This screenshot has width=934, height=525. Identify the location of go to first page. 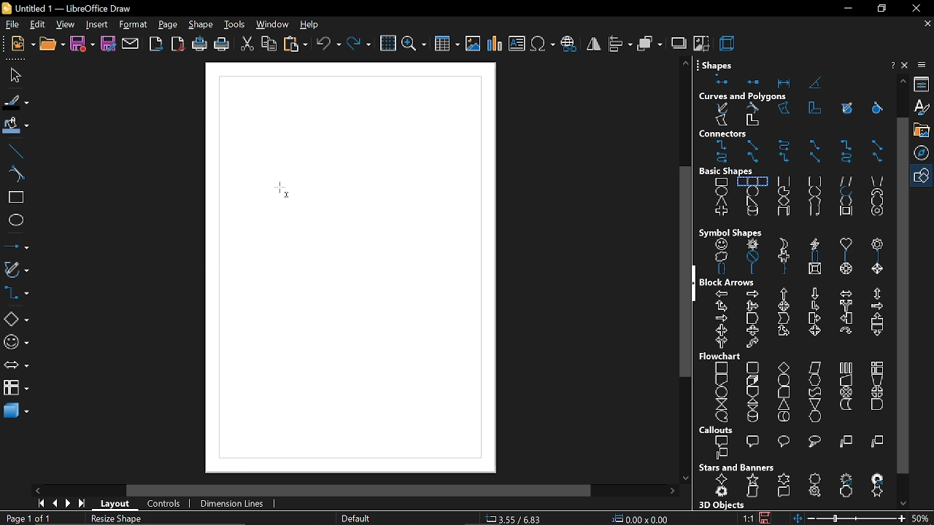
(39, 503).